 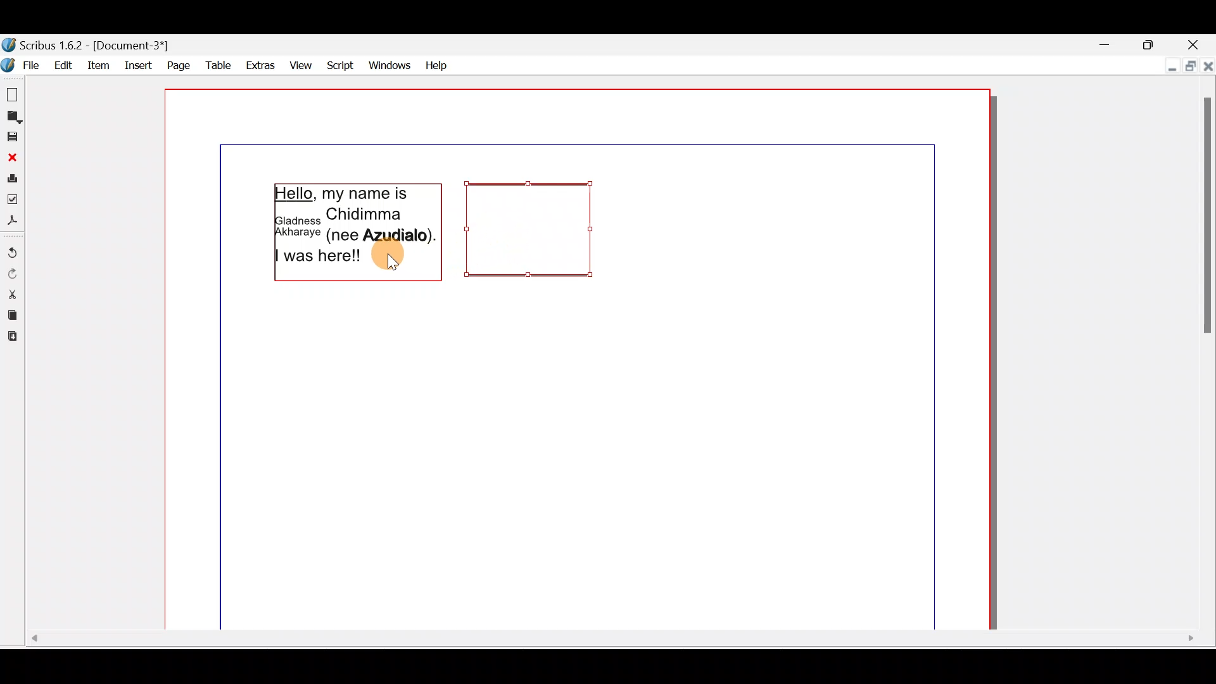 What do you see at coordinates (136, 63) in the screenshot?
I see `Insert` at bounding box center [136, 63].